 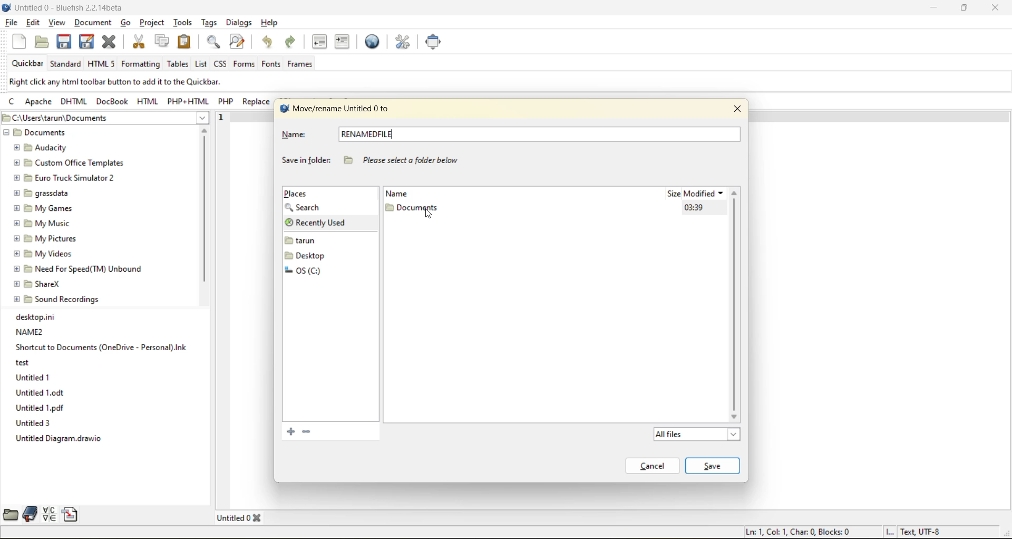 What do you see at coordinates (413, 207) in the screenshot?
I see `folder name` at bounding box center [413, 207].